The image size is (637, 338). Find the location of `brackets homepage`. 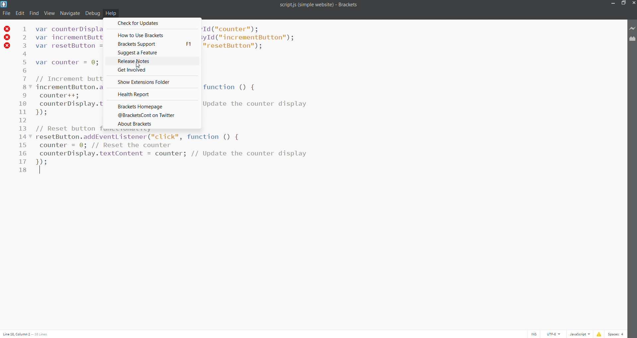

brackets homepage is located at coordinates (151, 105).